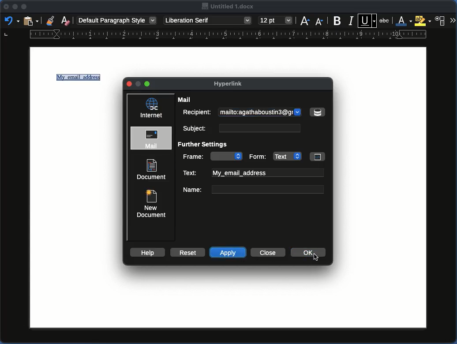 Image resolution: width=457 pixels, height=344 pixels. Describe the element at coordinates (267, 252) in the screenshot. I see `Close` at that location.